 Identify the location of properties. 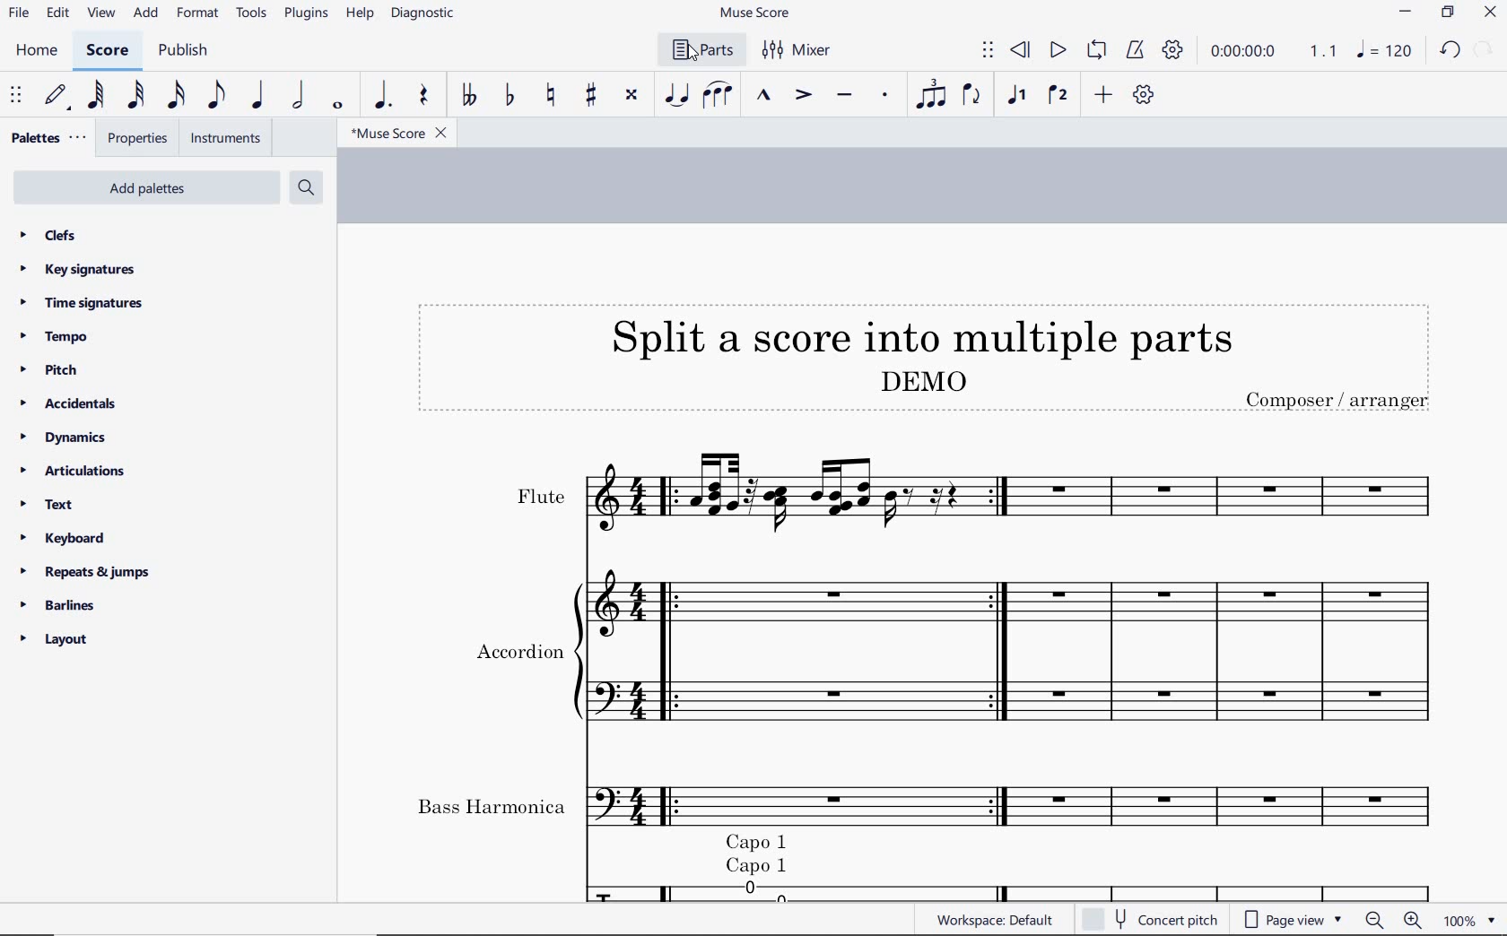
(140, 139).